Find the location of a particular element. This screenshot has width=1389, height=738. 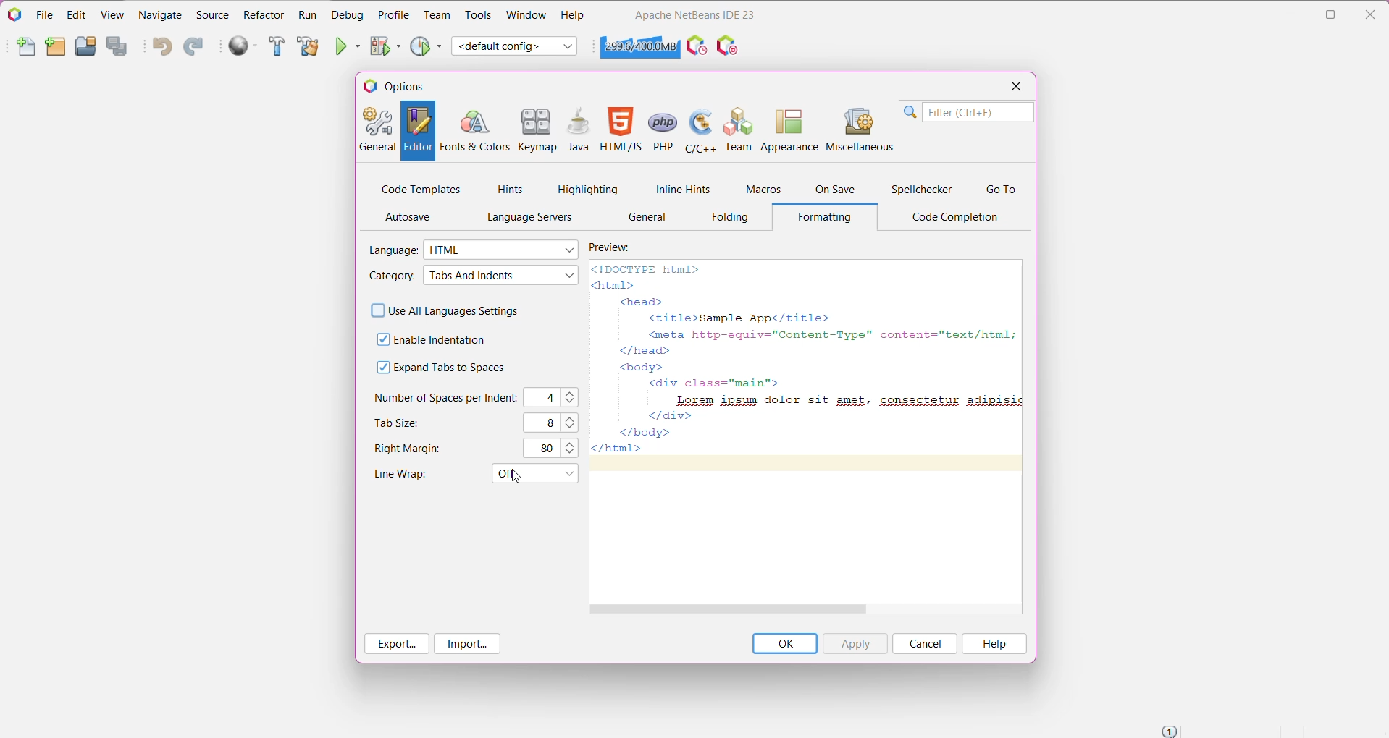

Number of Spaces per Indent is located at coordinates (445, 397).